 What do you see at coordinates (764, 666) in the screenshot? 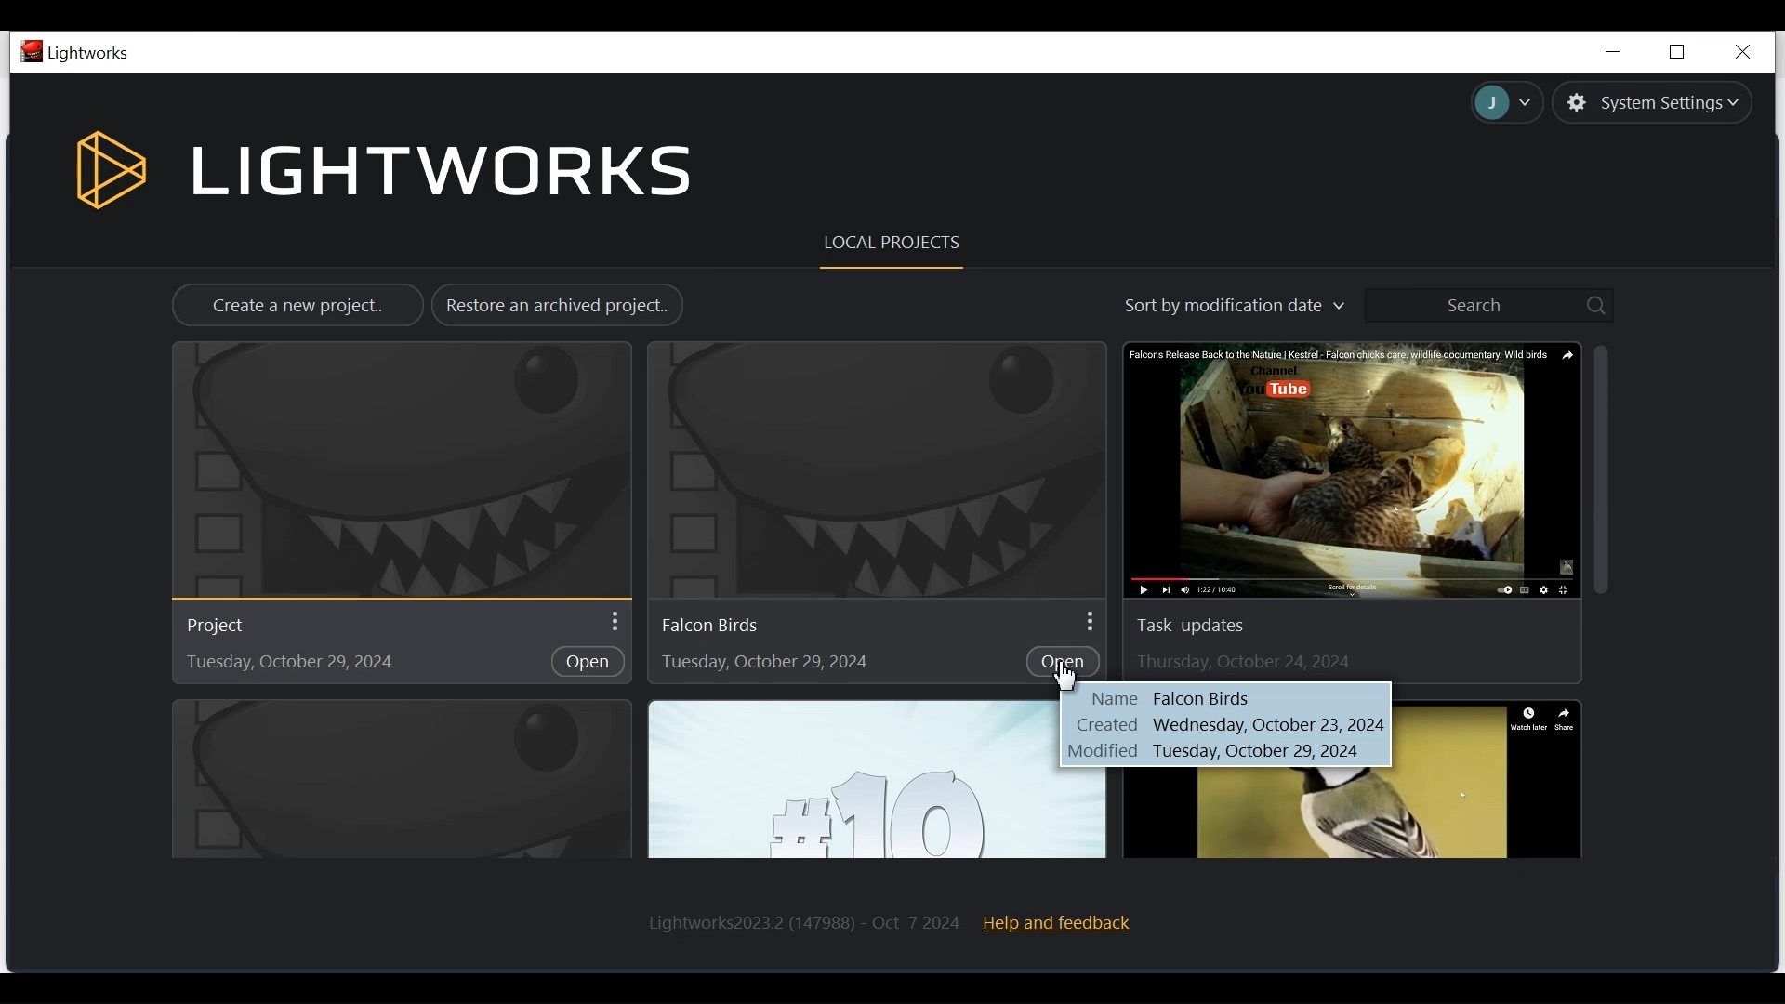
I see `Tuesday` at bounding box center [764, 666].